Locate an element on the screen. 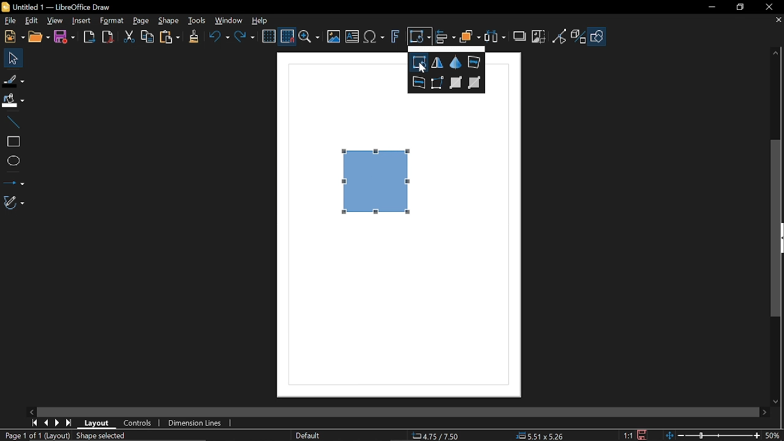 The image size is (784, 441). Export is located at coordinates (87, 37).